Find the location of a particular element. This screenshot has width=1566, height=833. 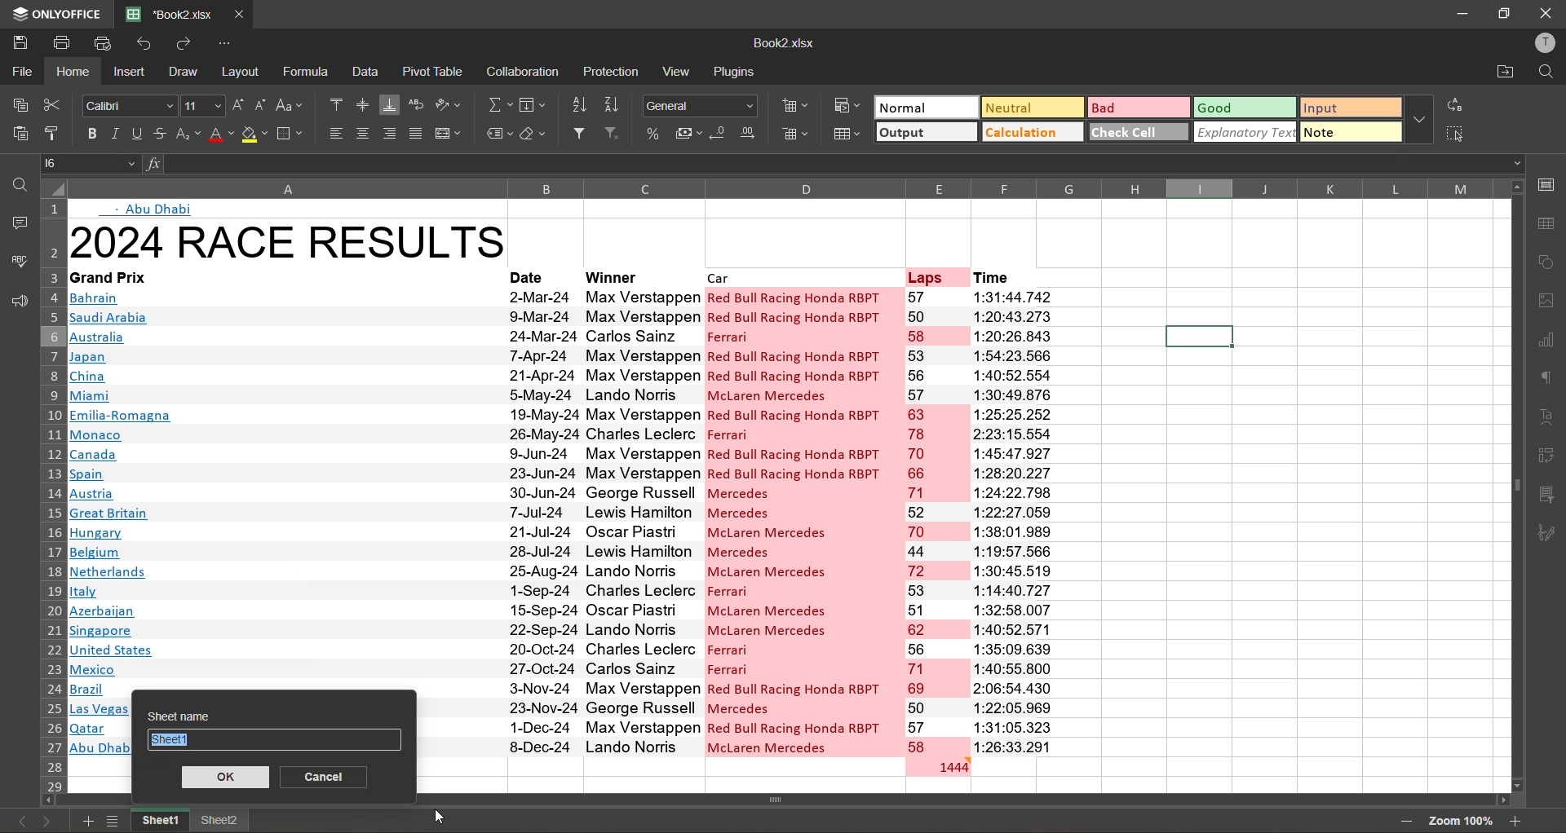

output is located at coordinates (922, 133).